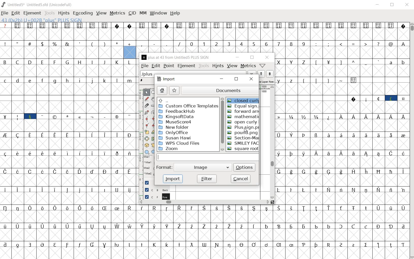  I want to click on window, so click(158, 13).